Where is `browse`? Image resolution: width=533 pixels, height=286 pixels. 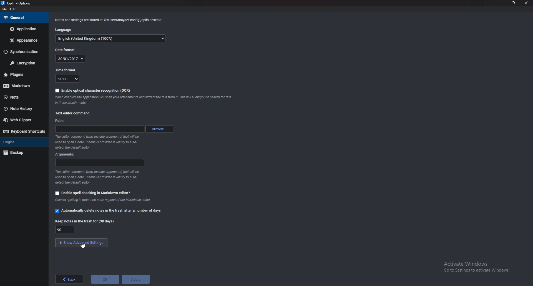
browse is located at coordinates (159, 129).